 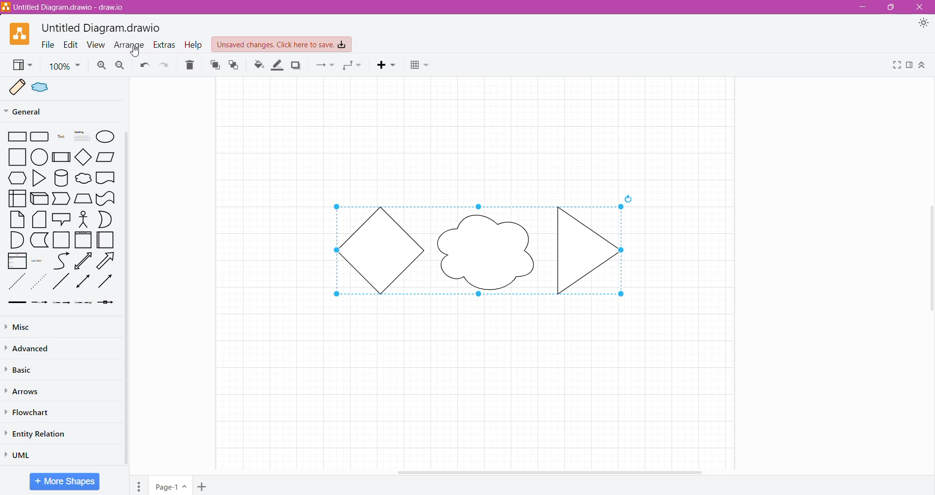 What do you see at coordinates (925, 25) in the screenshot?
I see `Appearance` at bounding box center [925, 25].